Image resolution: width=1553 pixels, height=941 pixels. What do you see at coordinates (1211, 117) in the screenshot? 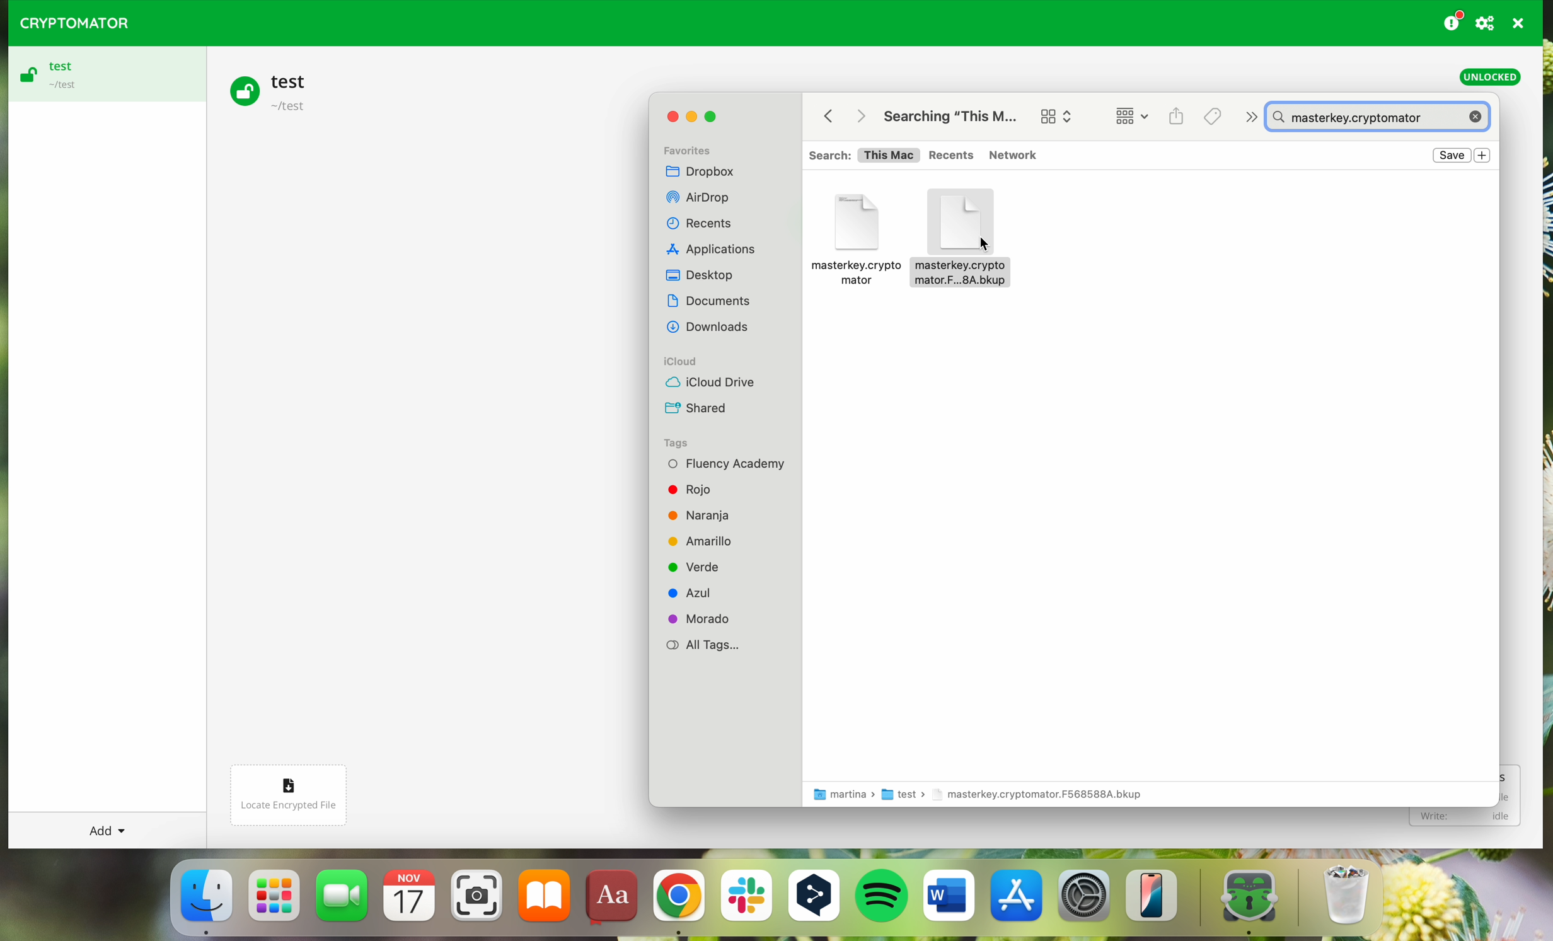
I see `Tags` at bounding box center [1211, 117].